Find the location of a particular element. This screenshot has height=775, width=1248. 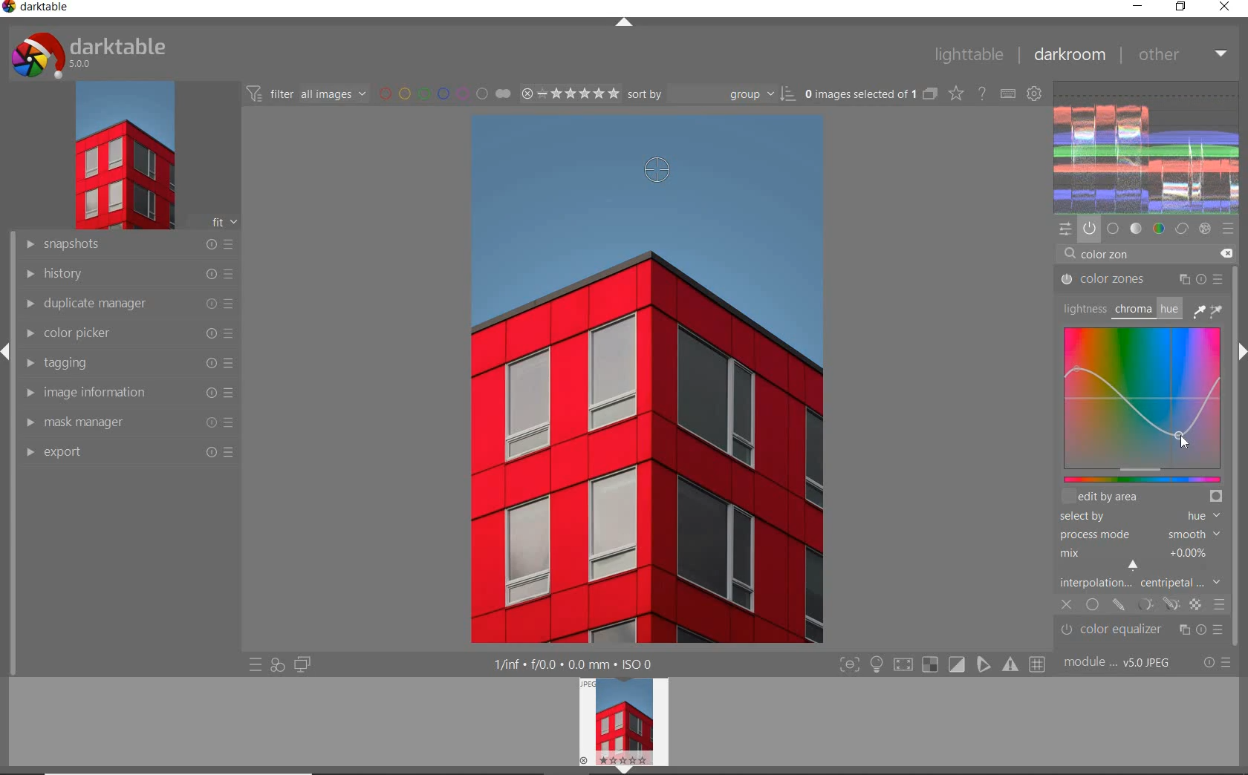

soft proofing is located at coordinates (958, 664).